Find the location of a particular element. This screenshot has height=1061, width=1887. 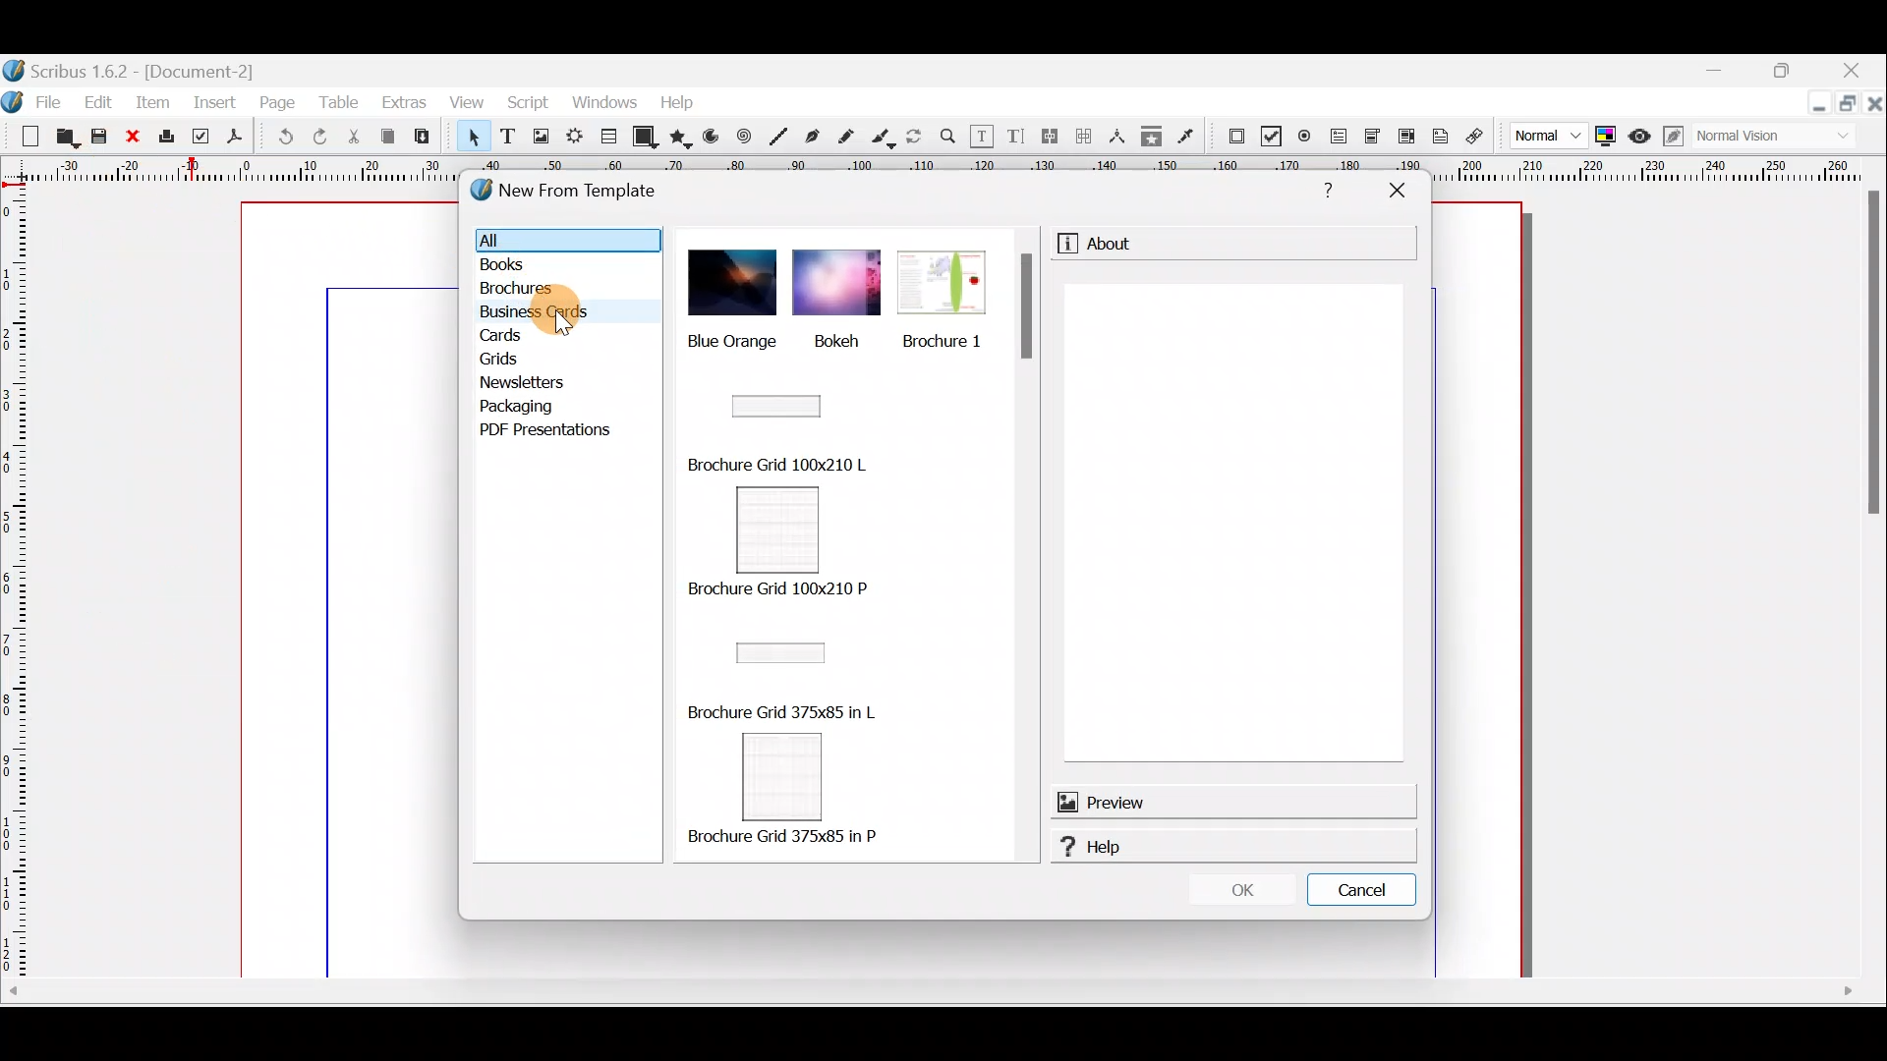

Text frame is located at coordinates (508, 140).